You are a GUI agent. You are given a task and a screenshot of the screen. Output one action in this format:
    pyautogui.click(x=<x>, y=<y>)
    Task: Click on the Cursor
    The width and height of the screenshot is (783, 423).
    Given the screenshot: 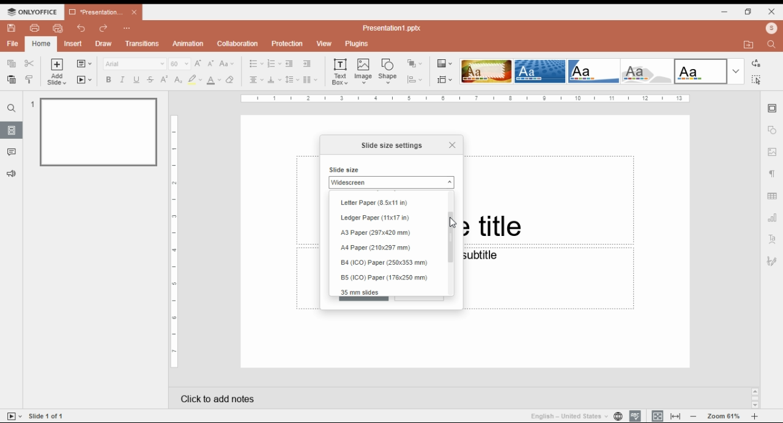 What is the action you would take?
    pyautogui.click(x=451, y=223)
    